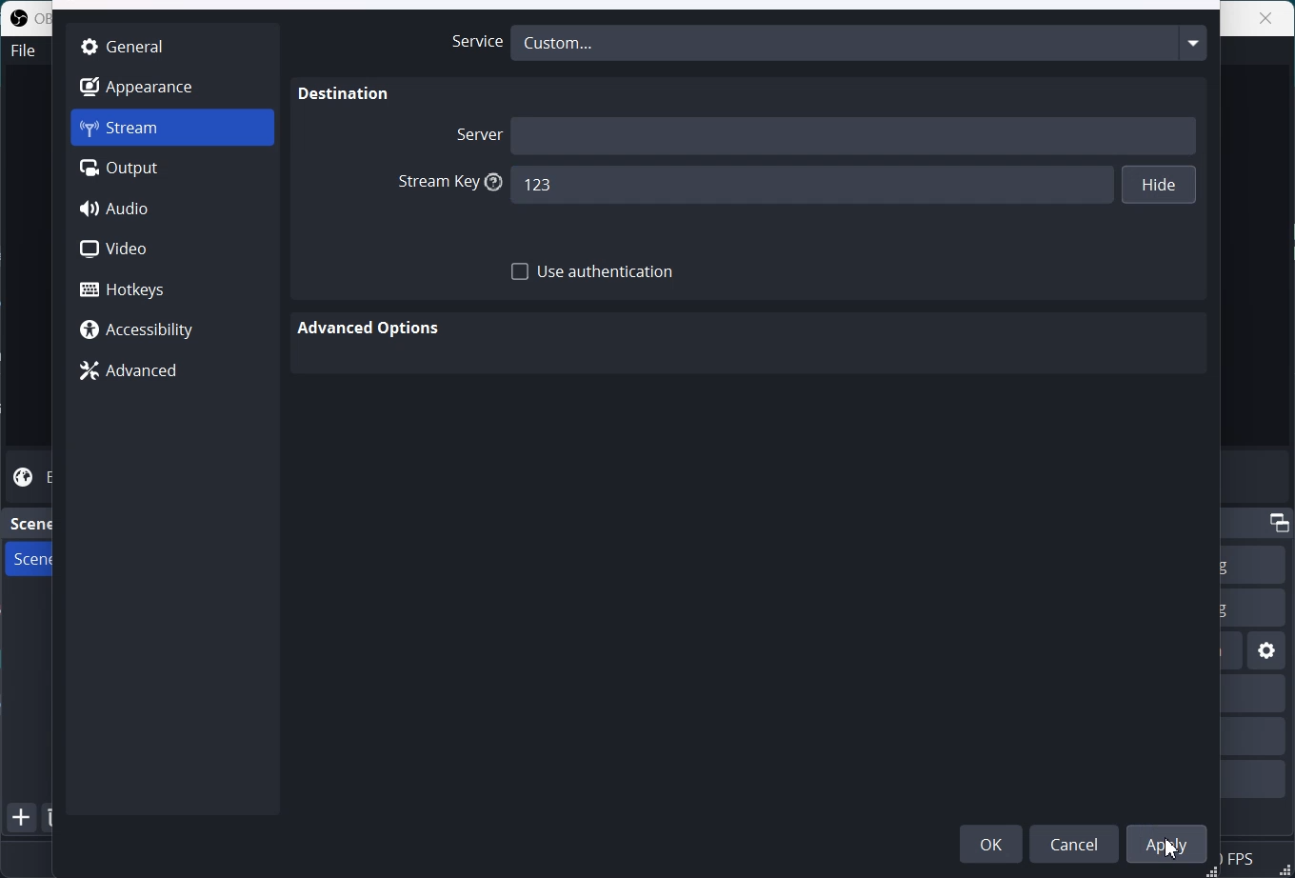  What do you see at coordinates (172, 128) in the screenshot?
I see `Stream` at bounding box center [172, 128].